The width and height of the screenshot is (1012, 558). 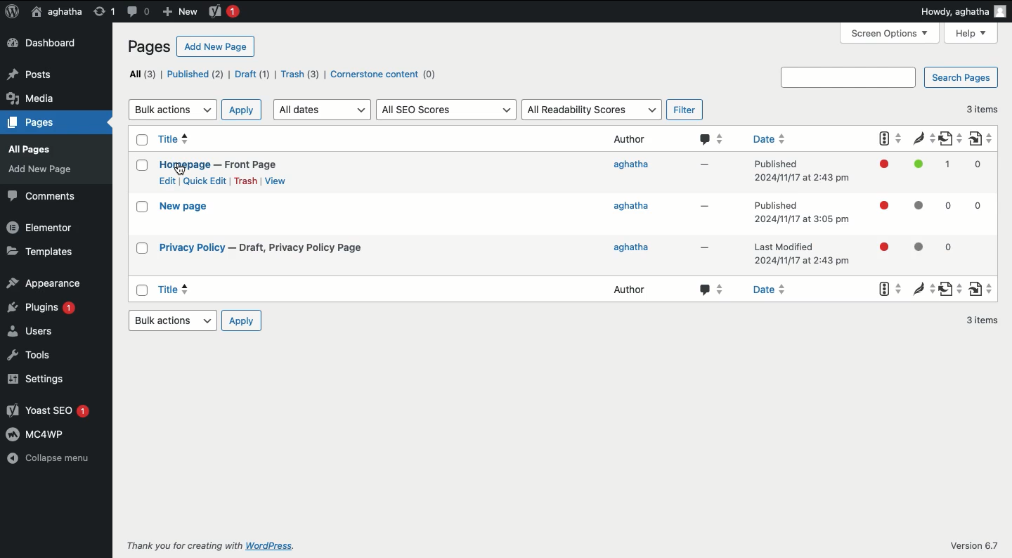 What do you see at coordinates (975, 546) in the screenshot?
I see `Version 6.7` at bounding box center [975, 546].